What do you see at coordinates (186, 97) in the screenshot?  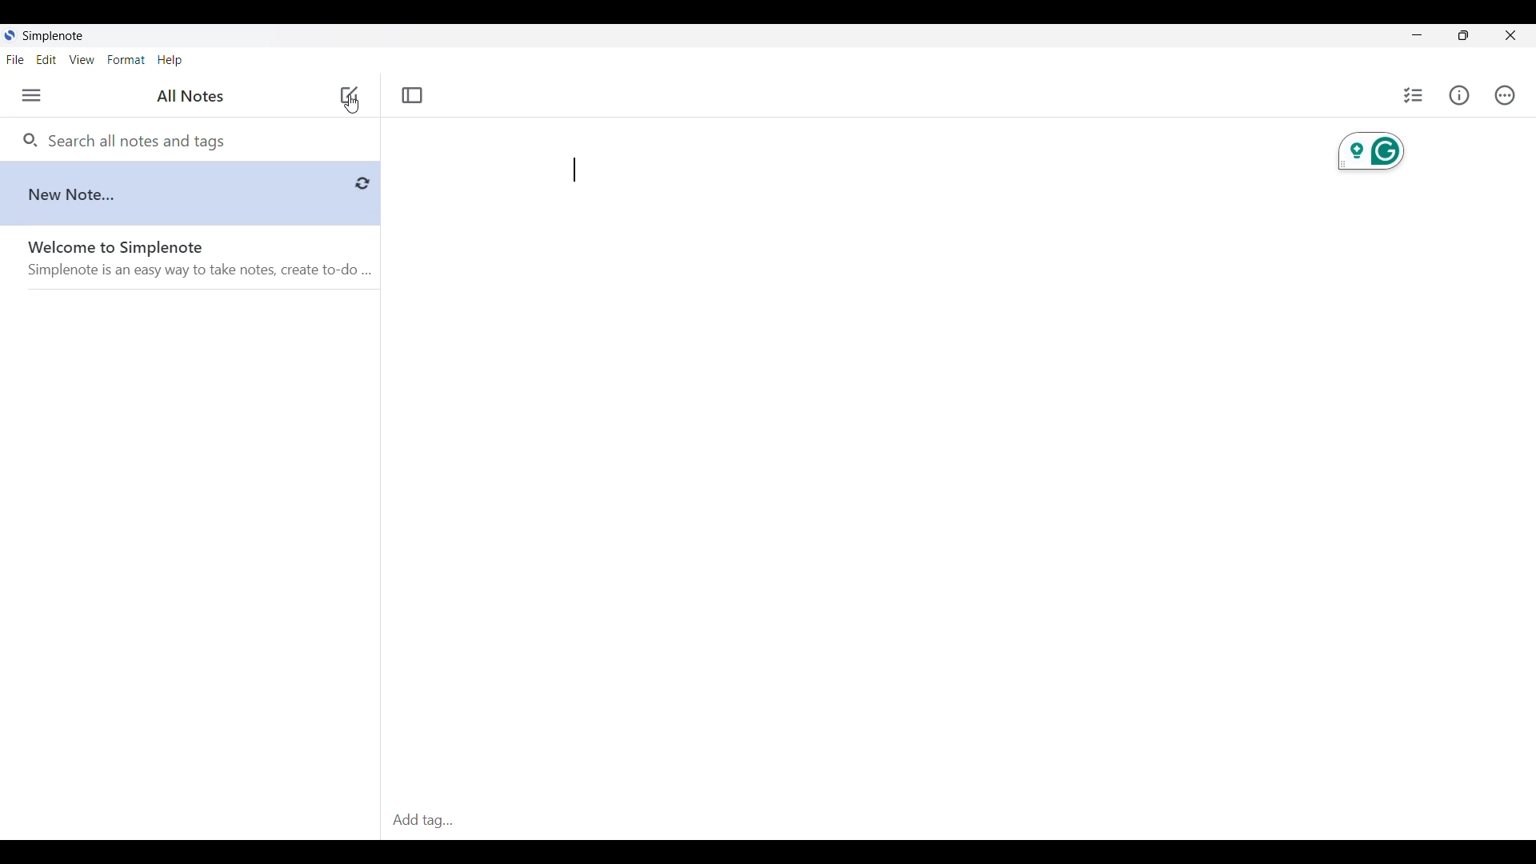 I see `All Notes` at bounding box center [186, 97].